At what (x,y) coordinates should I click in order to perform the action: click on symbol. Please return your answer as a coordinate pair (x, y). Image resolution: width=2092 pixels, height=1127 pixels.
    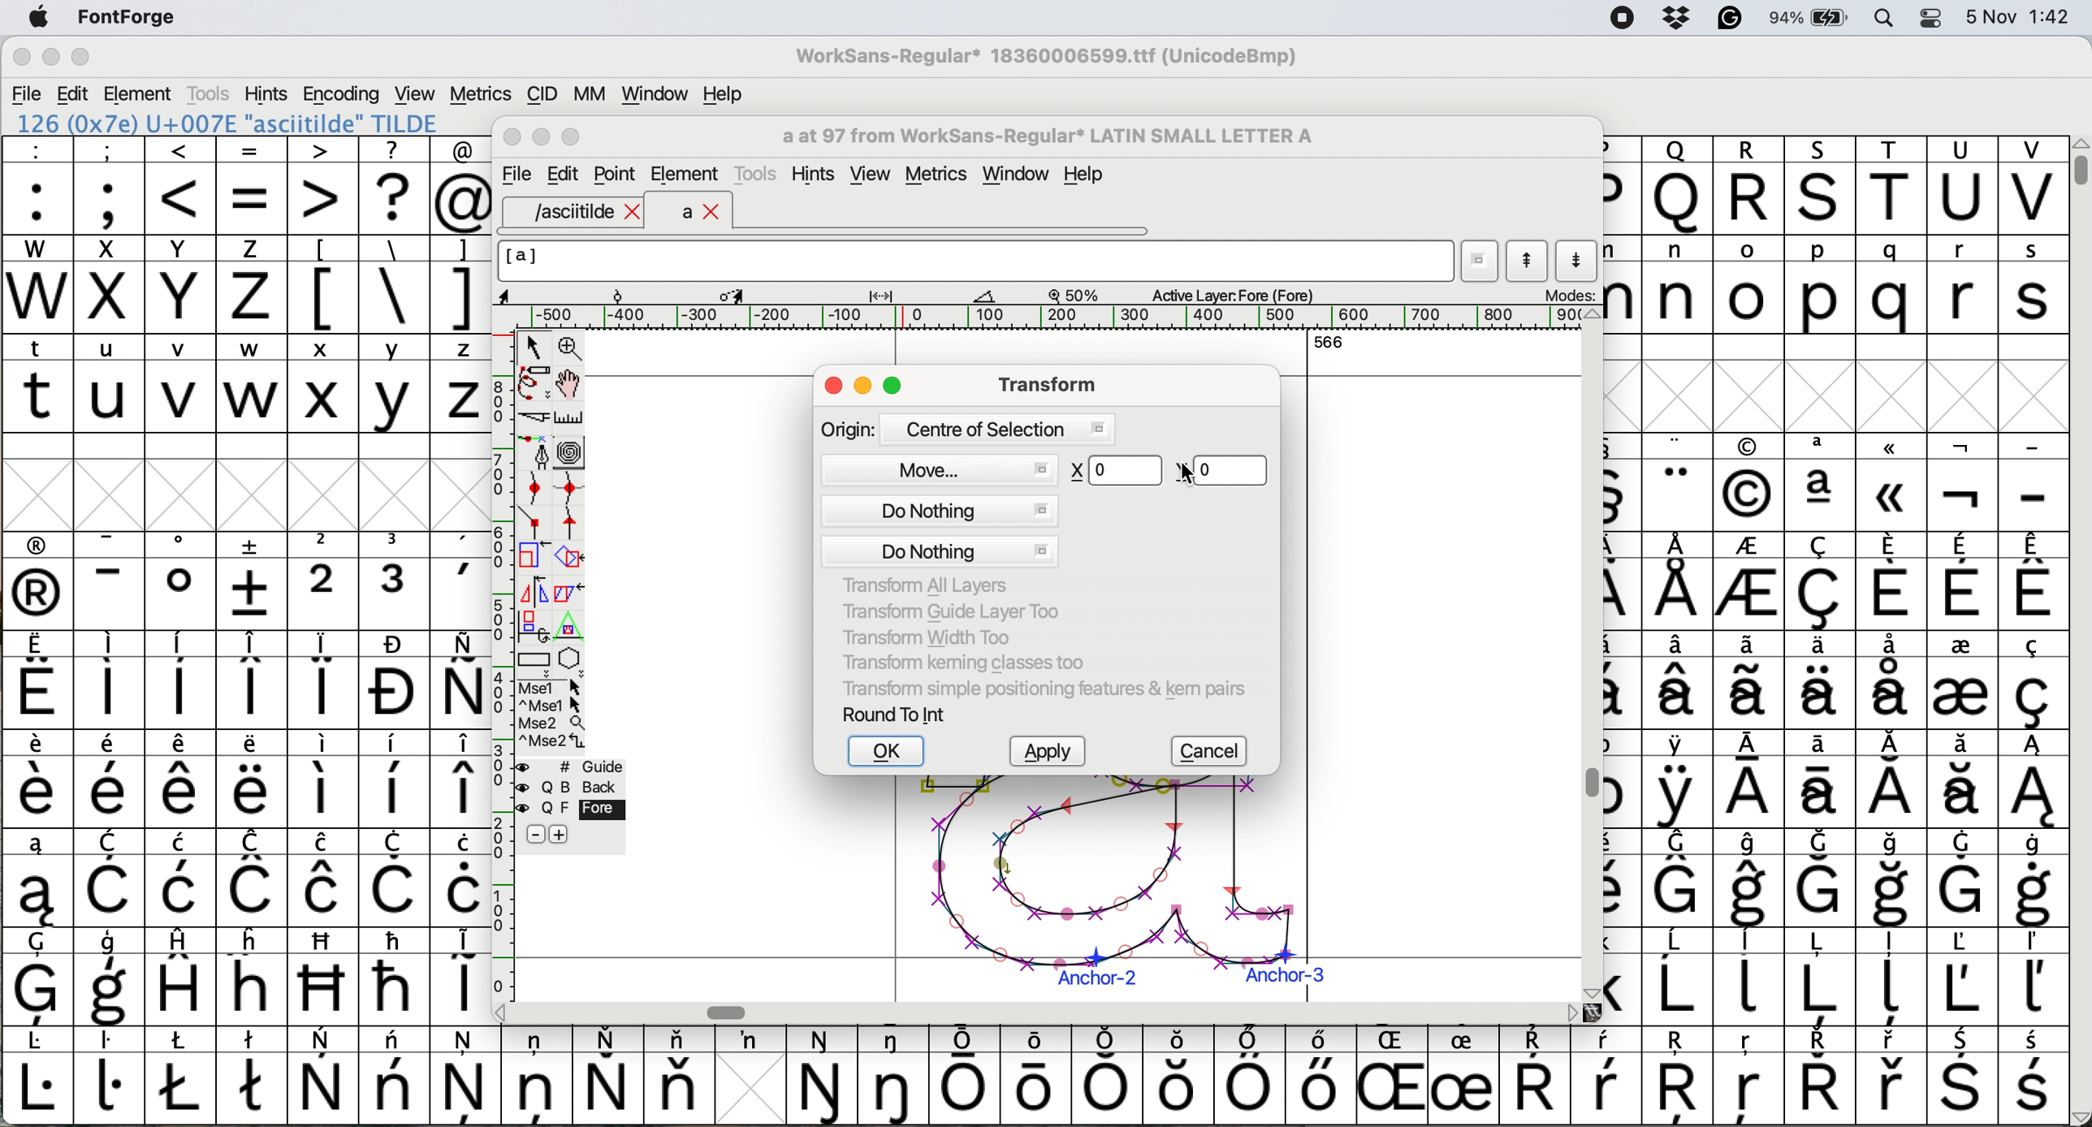
    Looking at the image, I should click on (1960, 679).